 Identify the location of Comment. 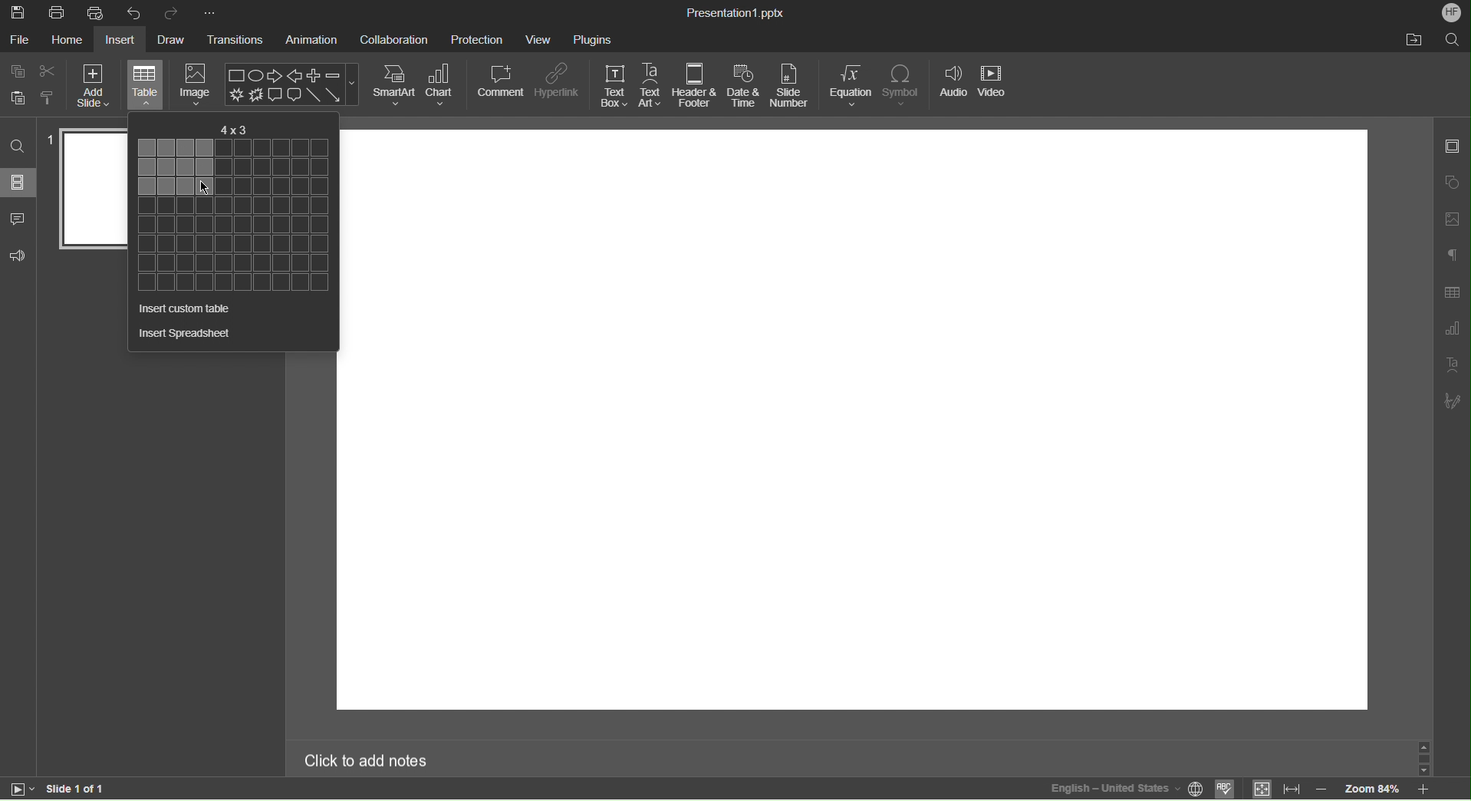
(502, 82).